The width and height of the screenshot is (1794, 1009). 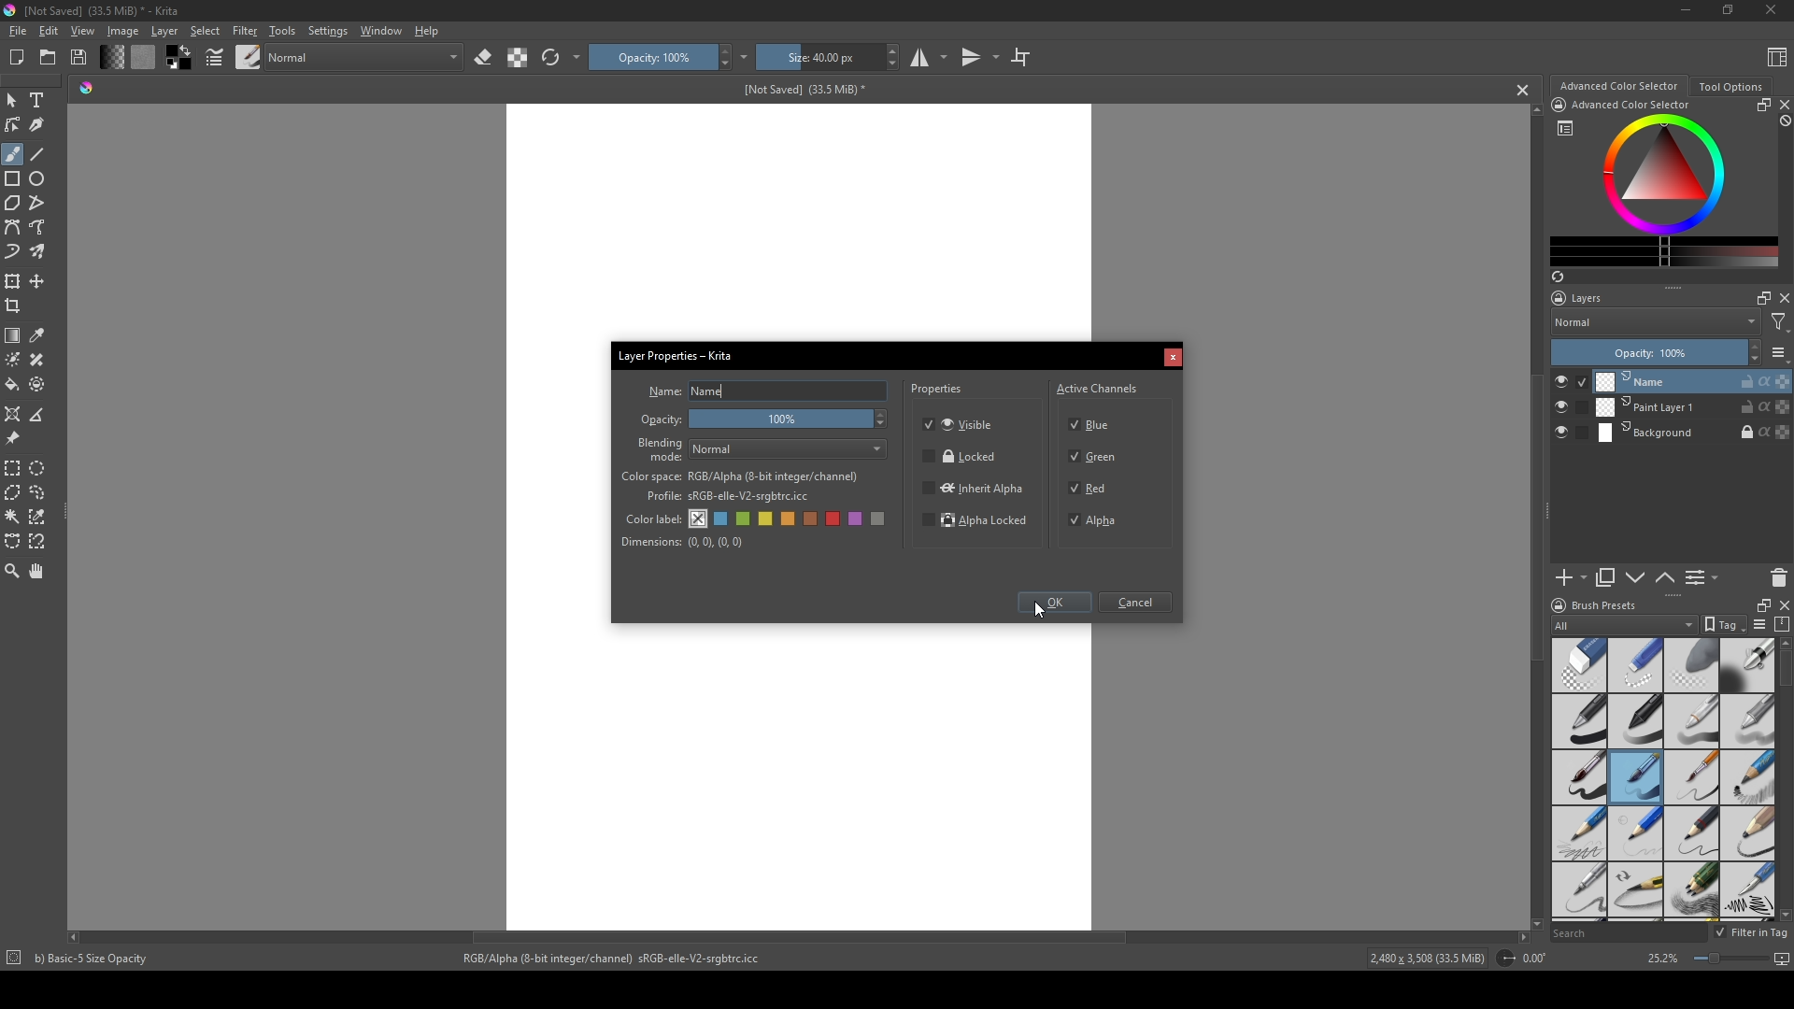 What do you see at coordinates (1020, 56) in the screenshot?
I see `crop` at bounding box center [1020, 56].